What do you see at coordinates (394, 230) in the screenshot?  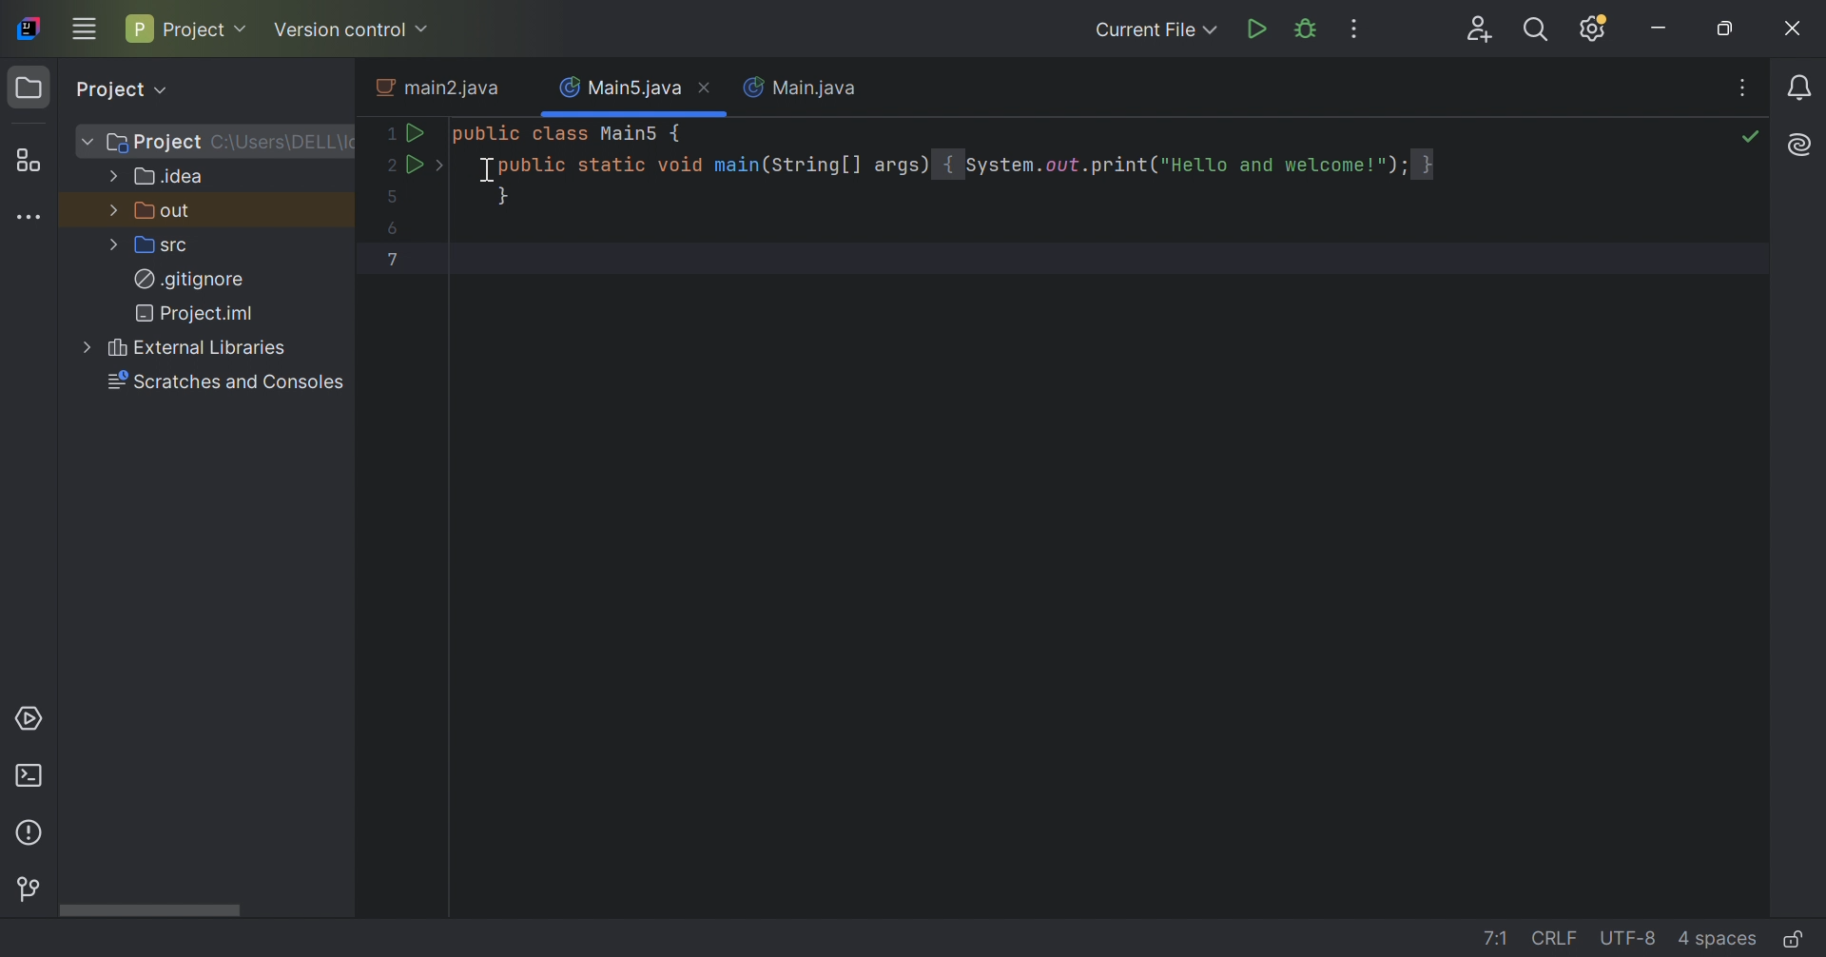 I see `6` at bounding box center [394, 230].